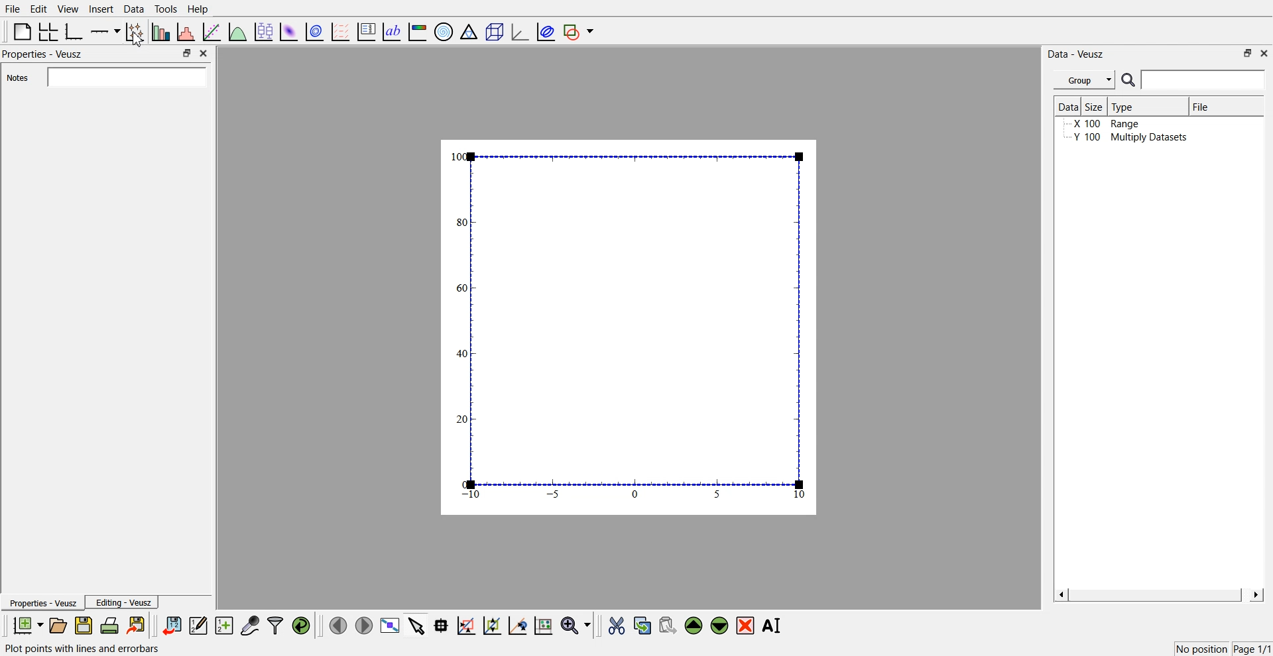 The height and width of the screenshot is (656, 1273). I want to click on scroll bar, so click(1158, 594).